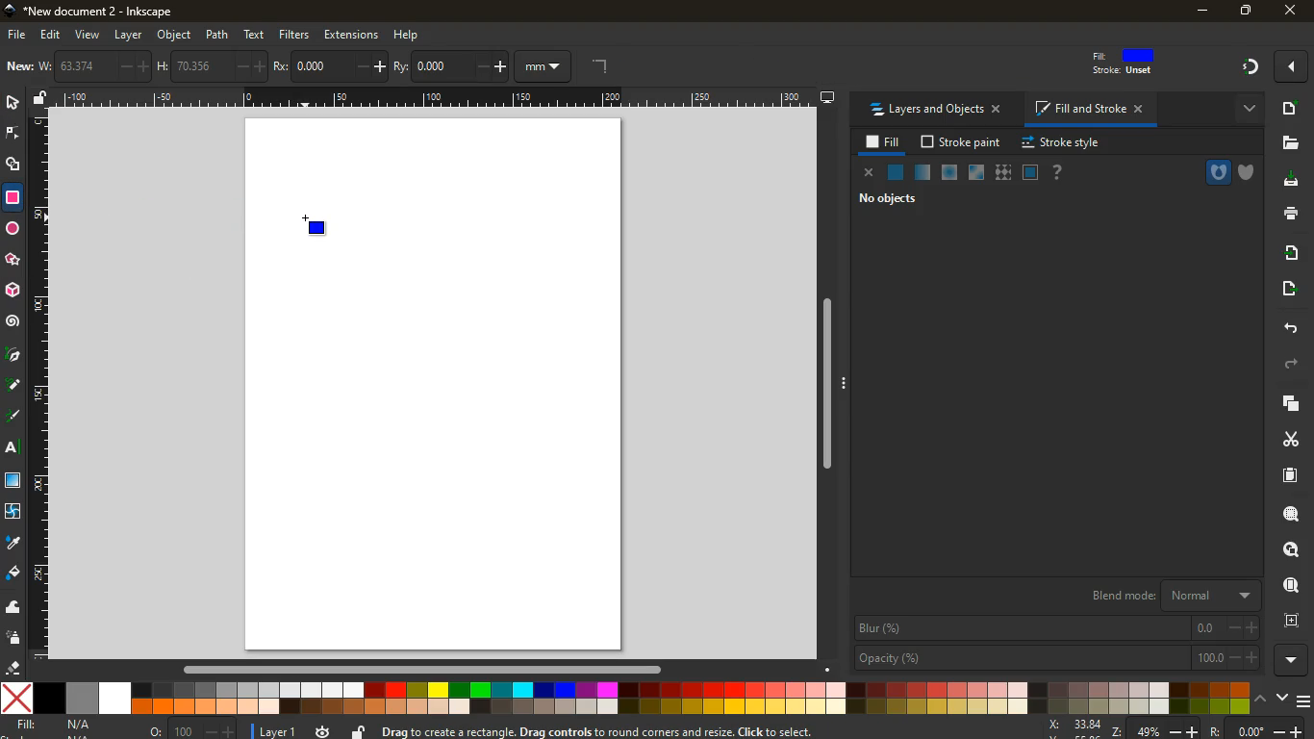 The width and height of the screenshot is (1314, 739). I want to click on unlock, so click(360, 731).